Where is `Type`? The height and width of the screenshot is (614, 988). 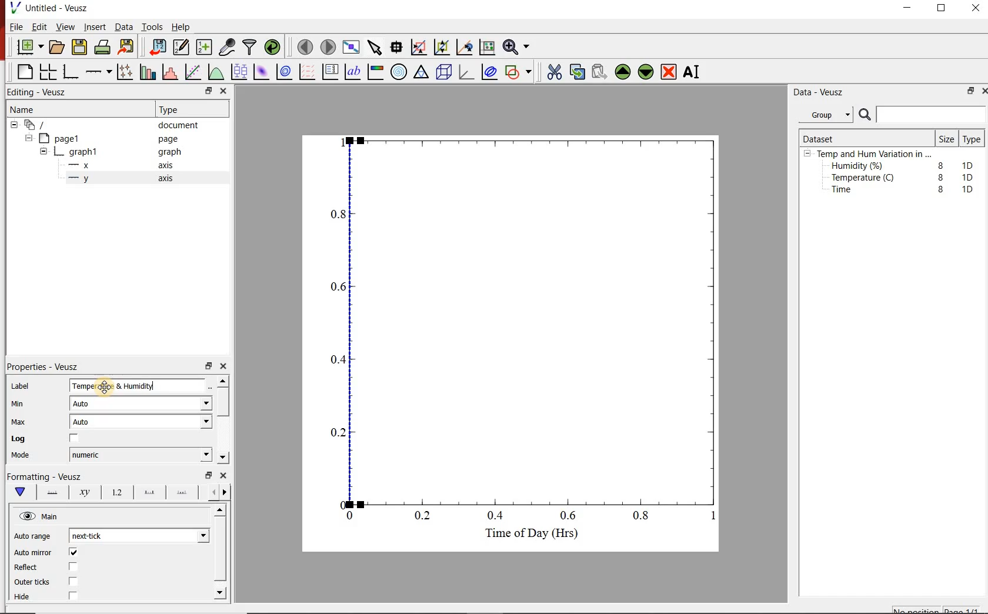
Type is located at coordinates (176, 109).